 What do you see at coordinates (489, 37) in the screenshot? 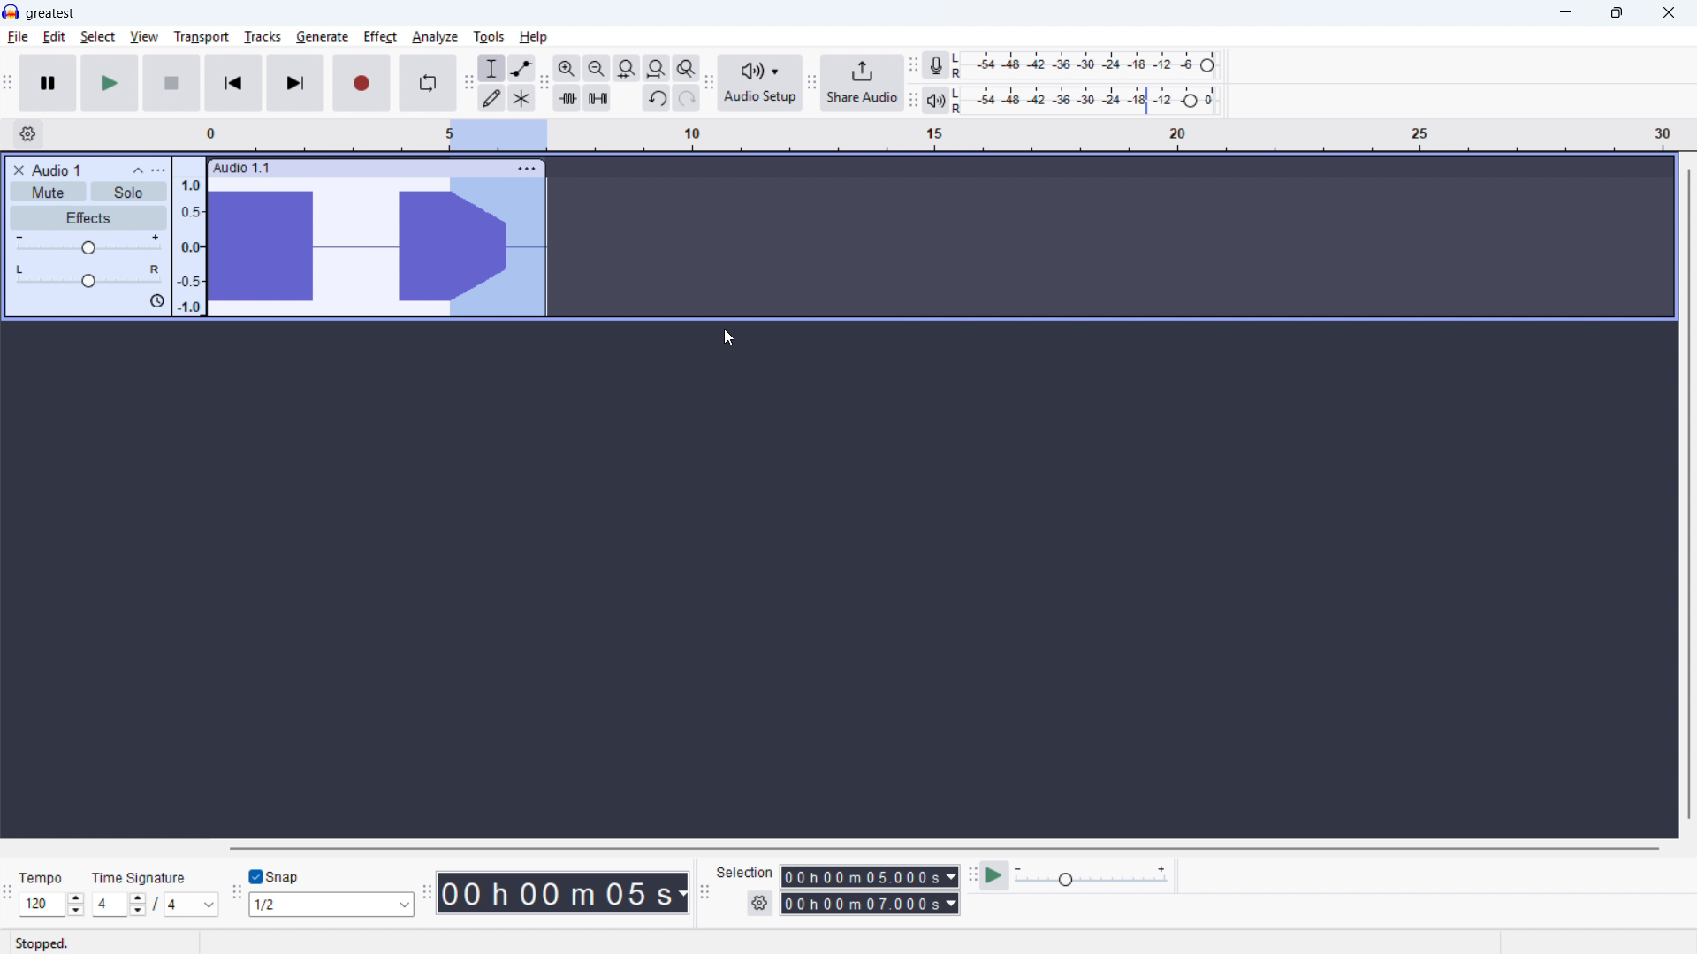
I see `tools` at bounding box center [489, 37].